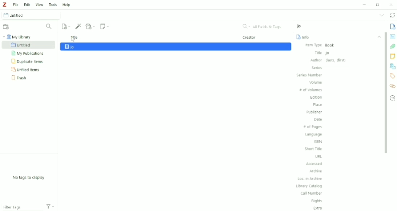 This screenshot has width=397, height=211. What do you see at coordinates (365, 5) in the screenshot?
I see `Minimize` at bounding box center [365, 5].